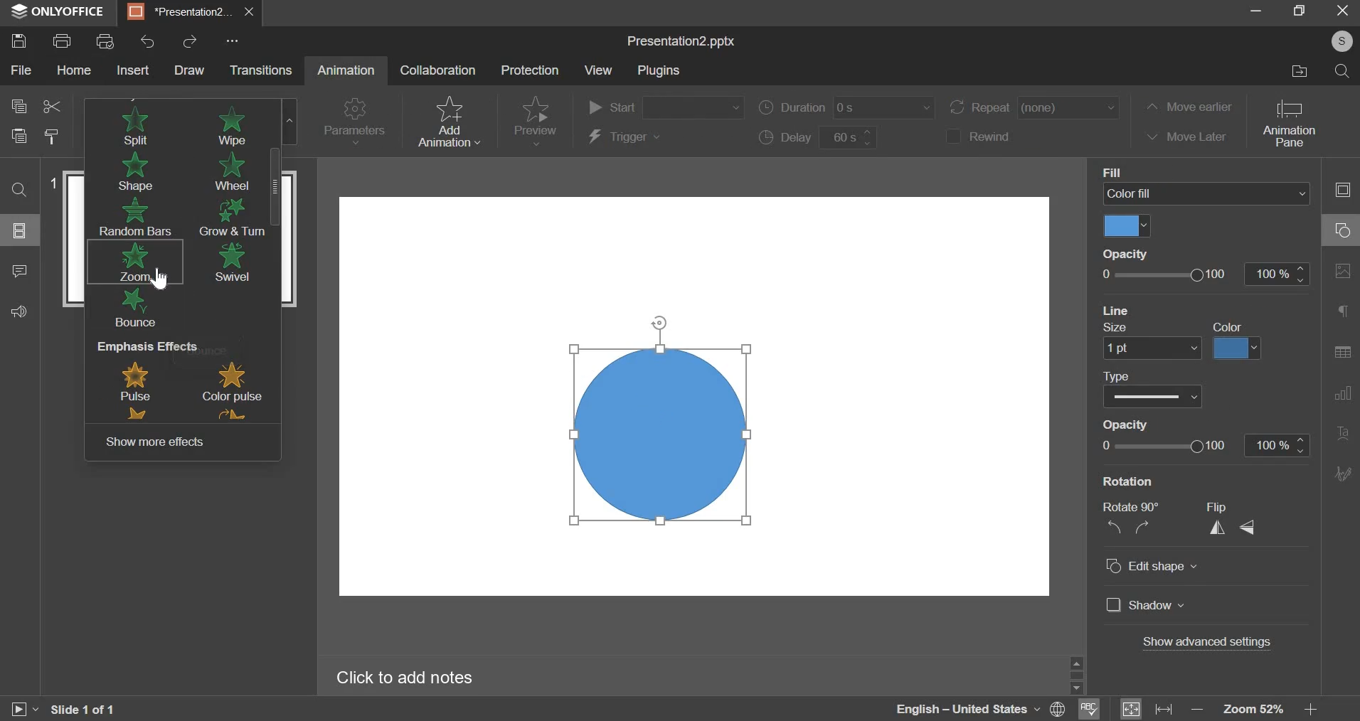 This screenshot has width=1360, height=721. Describe the element at coordinates (1298, 70) in the screenshot. I see `file location` at that location.